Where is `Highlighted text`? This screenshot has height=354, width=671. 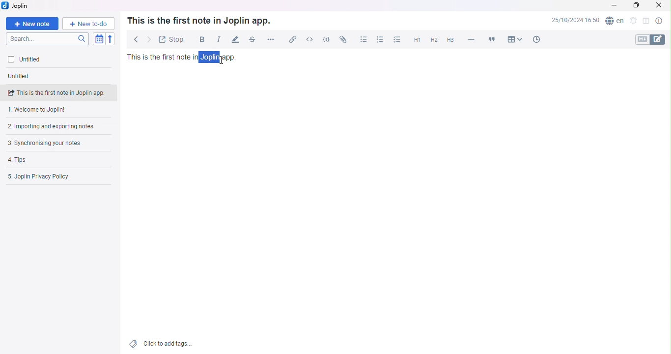
Highlighted text is located at coordinates (211, 57).